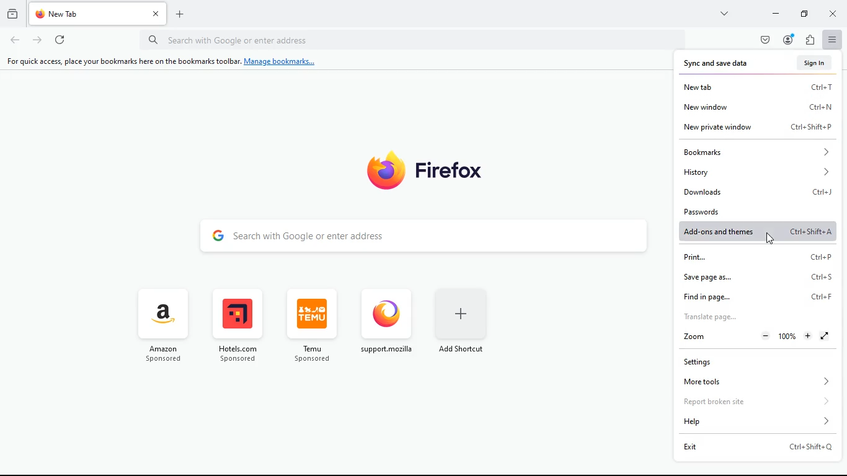  What do you see at coordinates (87, 14) in the screenshot?
I see `tab` at bounding box center [87, 14].